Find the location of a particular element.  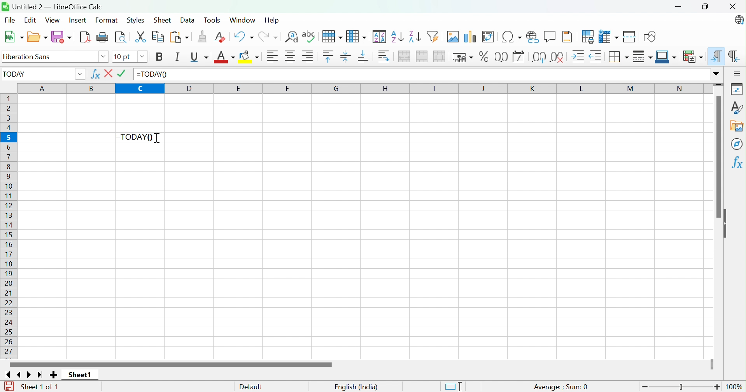

English (India) is located at coordinates (356, 387).